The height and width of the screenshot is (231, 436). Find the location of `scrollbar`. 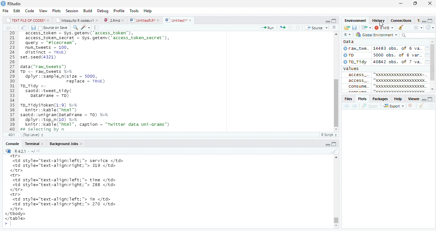

scrollbar is located at coordinates (336, 80).